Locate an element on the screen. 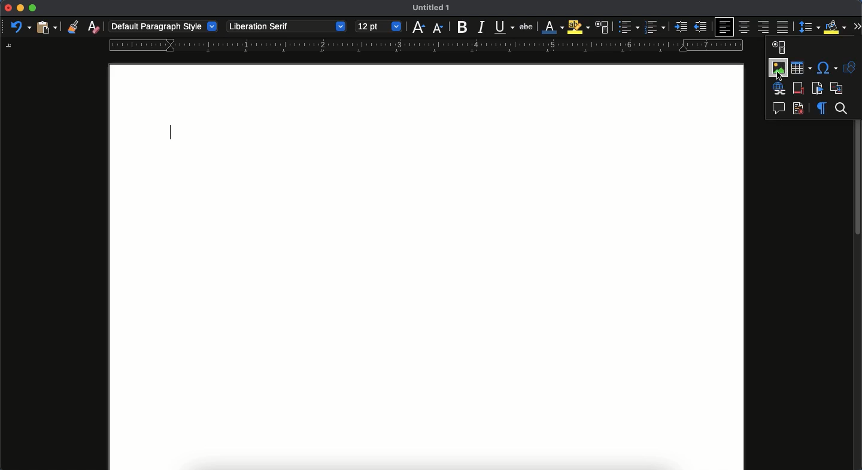 The image size is (862, 470). close is located at coordinates (7, 7).